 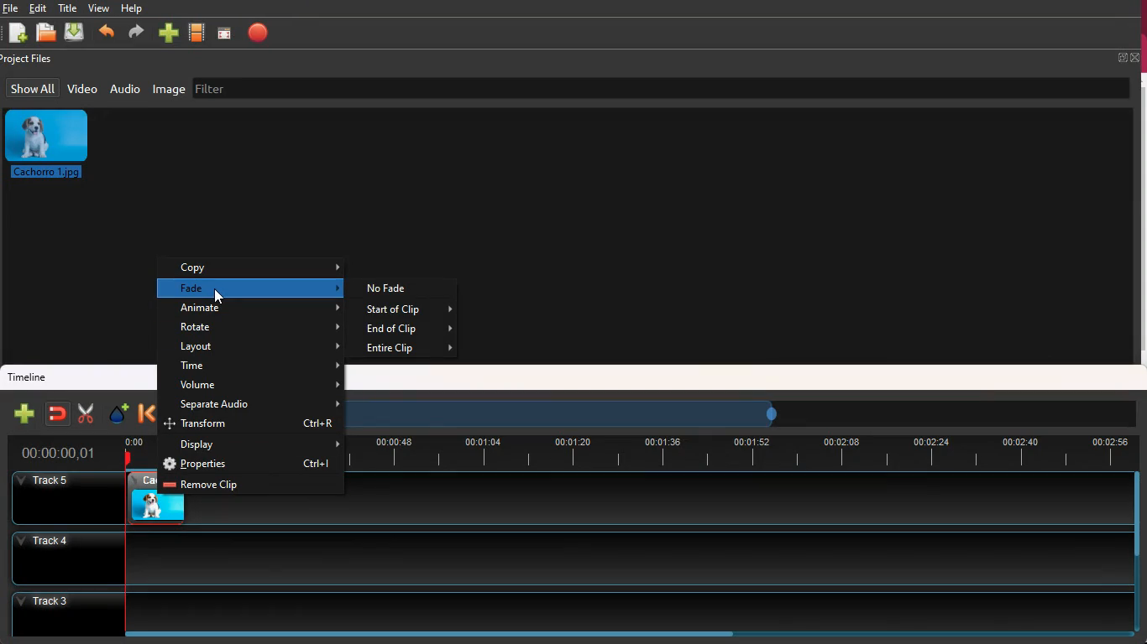 What do you see at coordinates (59, 413) in the screenshot?
I see `join` at bounding box center [59, 413].